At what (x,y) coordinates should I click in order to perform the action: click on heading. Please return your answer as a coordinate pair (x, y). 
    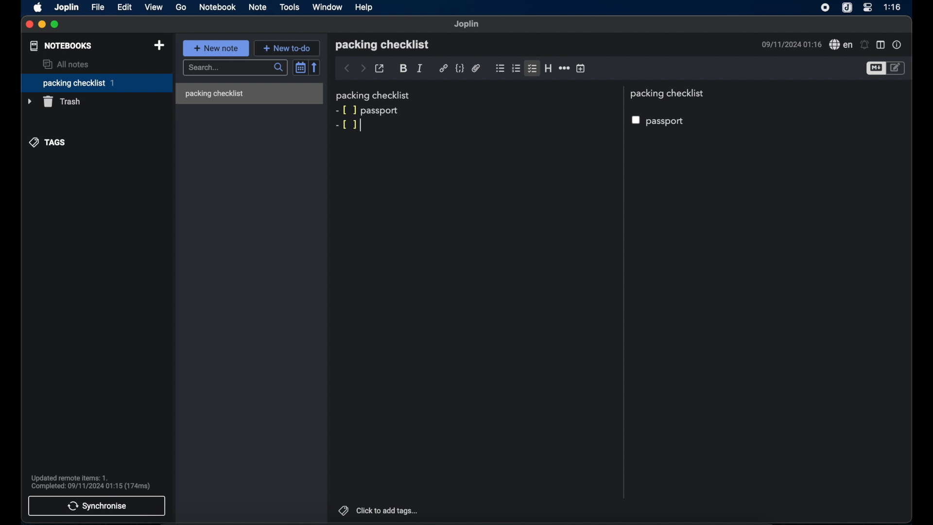
    Looking at the image, I should click on (548, 68).